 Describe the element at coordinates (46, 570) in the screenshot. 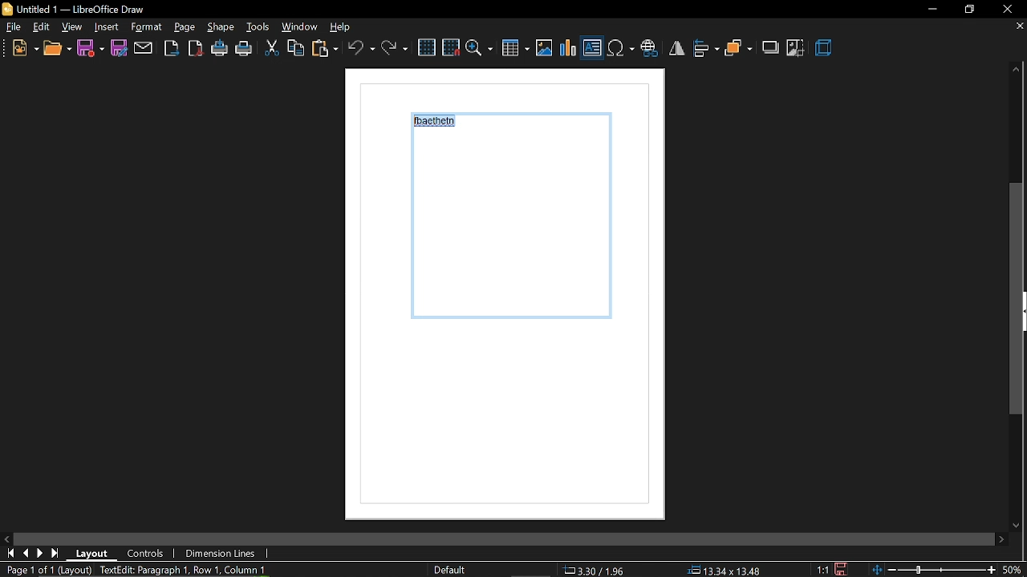

I see `Page 1 of 1 (Layout)` at that location.